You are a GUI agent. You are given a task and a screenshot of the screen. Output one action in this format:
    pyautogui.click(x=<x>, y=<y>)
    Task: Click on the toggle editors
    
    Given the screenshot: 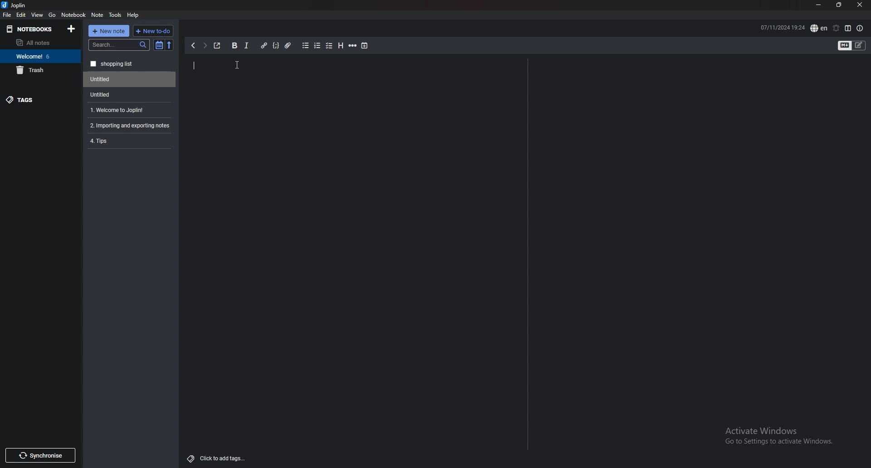 What is the action you would take?
    pyautogui.click(x=852, y=46)
    